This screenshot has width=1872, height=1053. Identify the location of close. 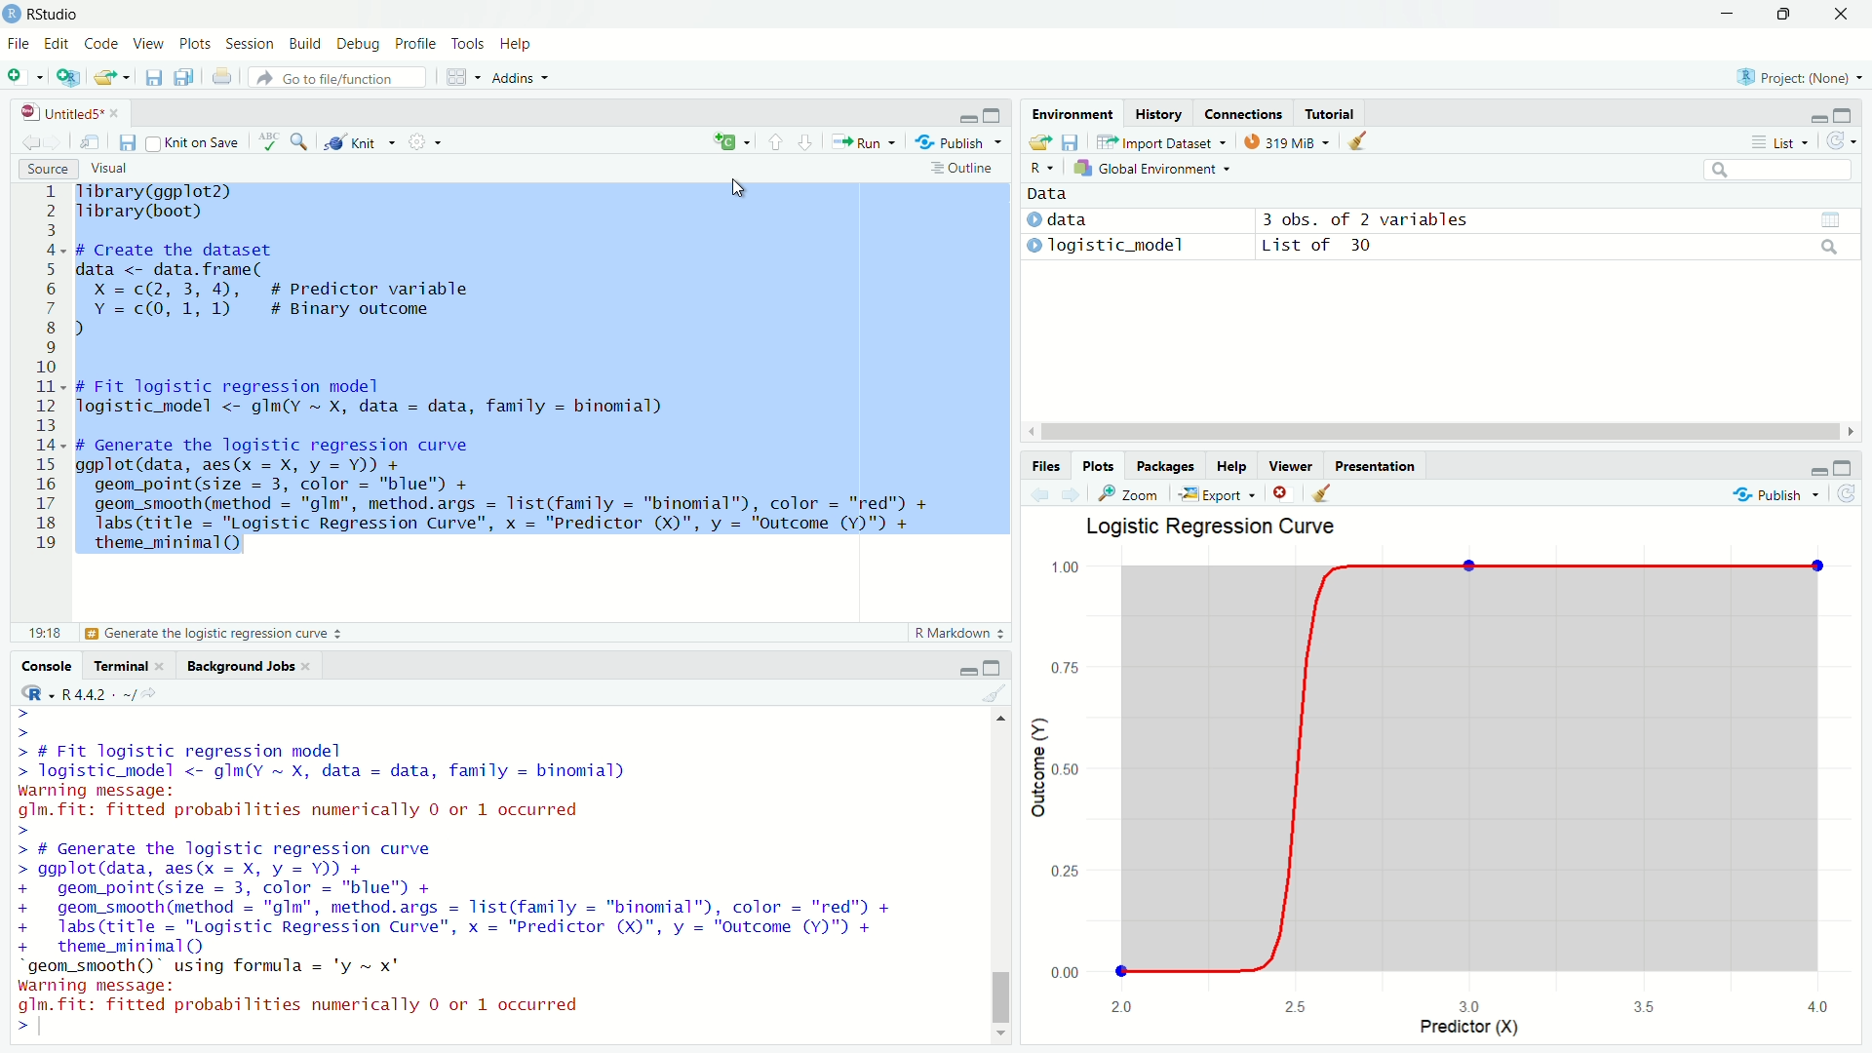
(1840, 15).